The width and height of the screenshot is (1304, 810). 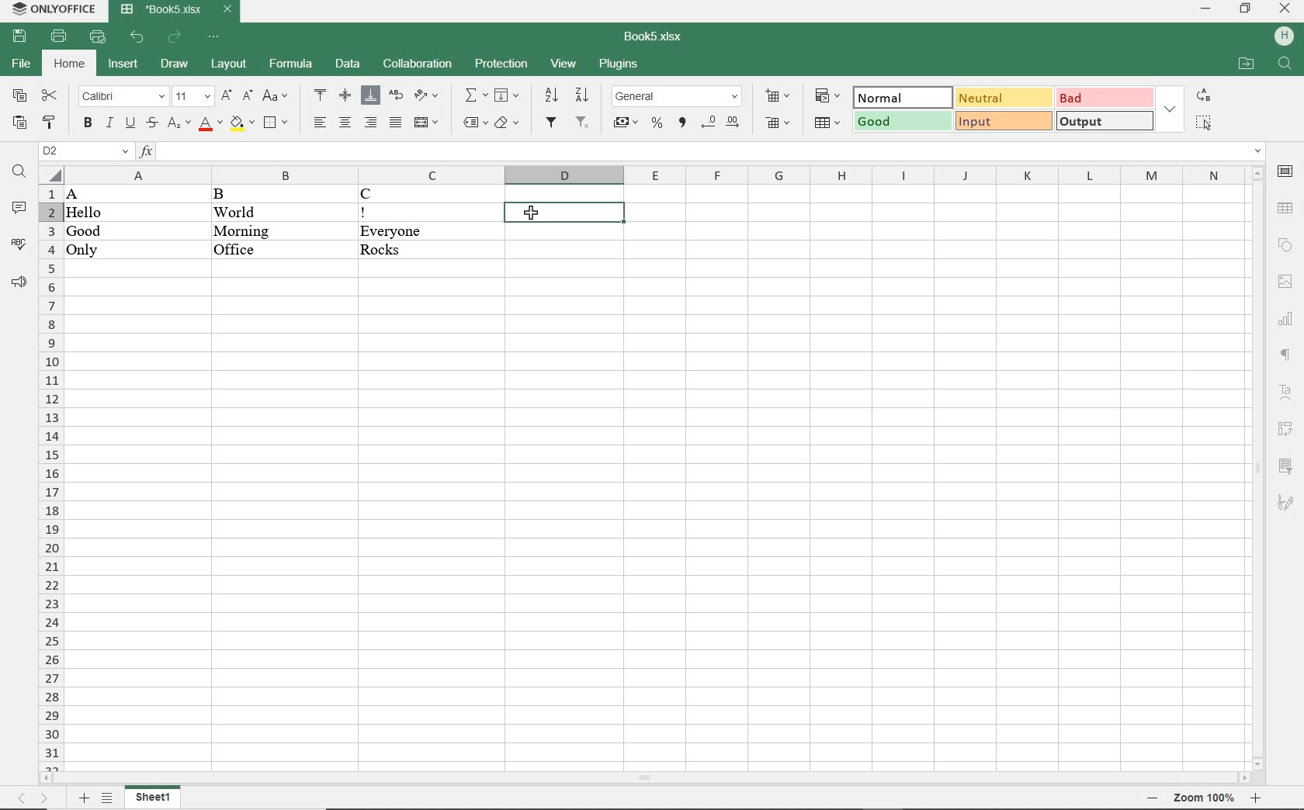 What do you see at coordinates (1285, 428) in the screenshot?
I see `PIVOT TABLE` at bounding box center [1285, 428].